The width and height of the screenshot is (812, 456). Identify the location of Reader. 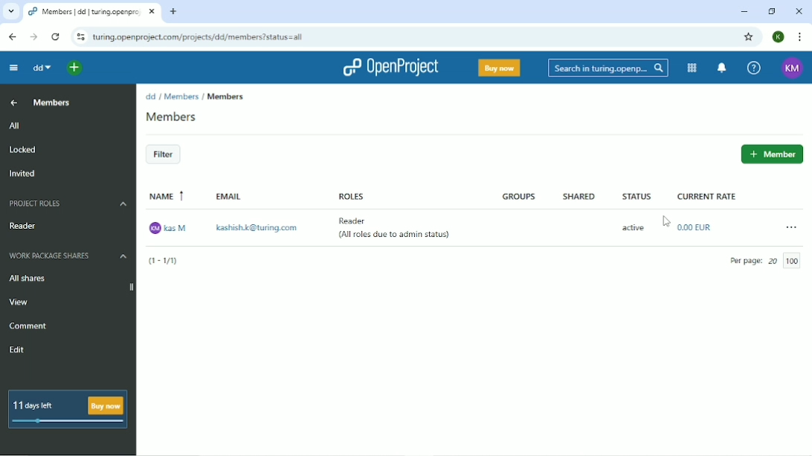
(26, 226).